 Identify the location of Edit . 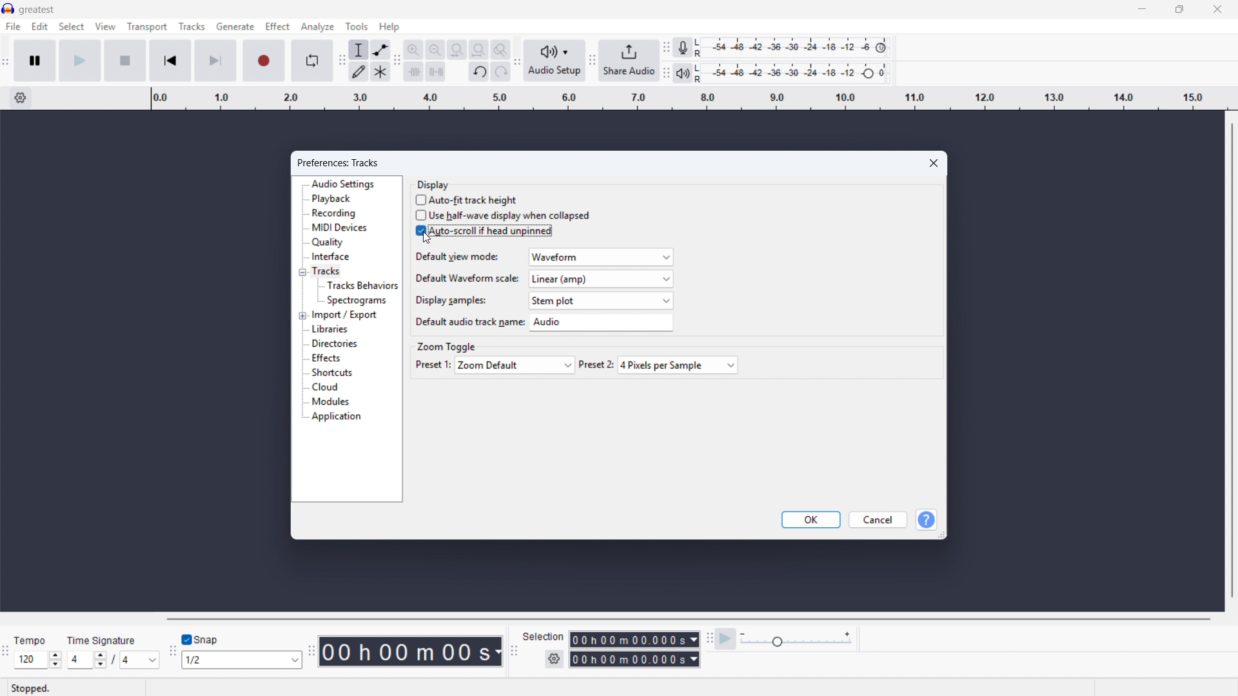
(40, 26).